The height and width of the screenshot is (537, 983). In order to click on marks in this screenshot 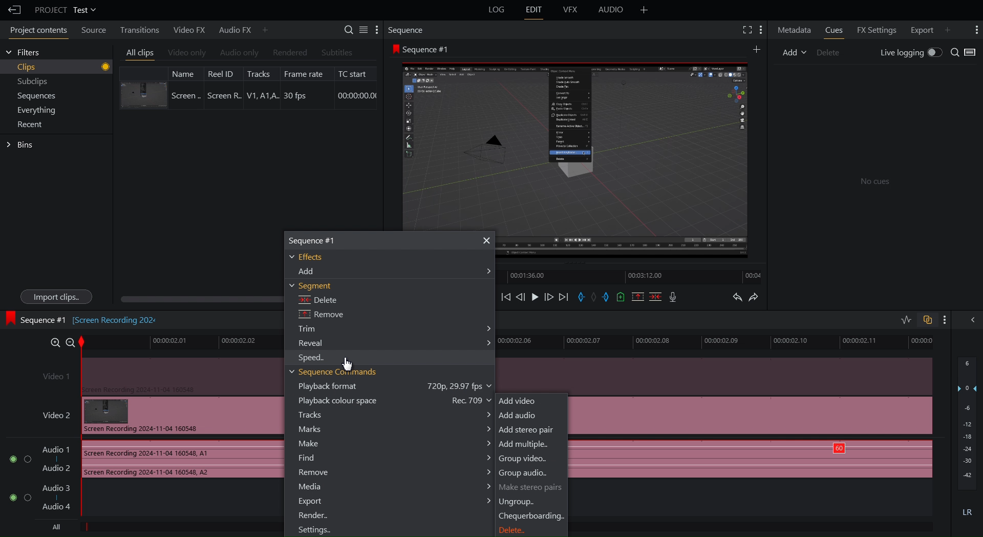, I will do `click(395, 430)`.